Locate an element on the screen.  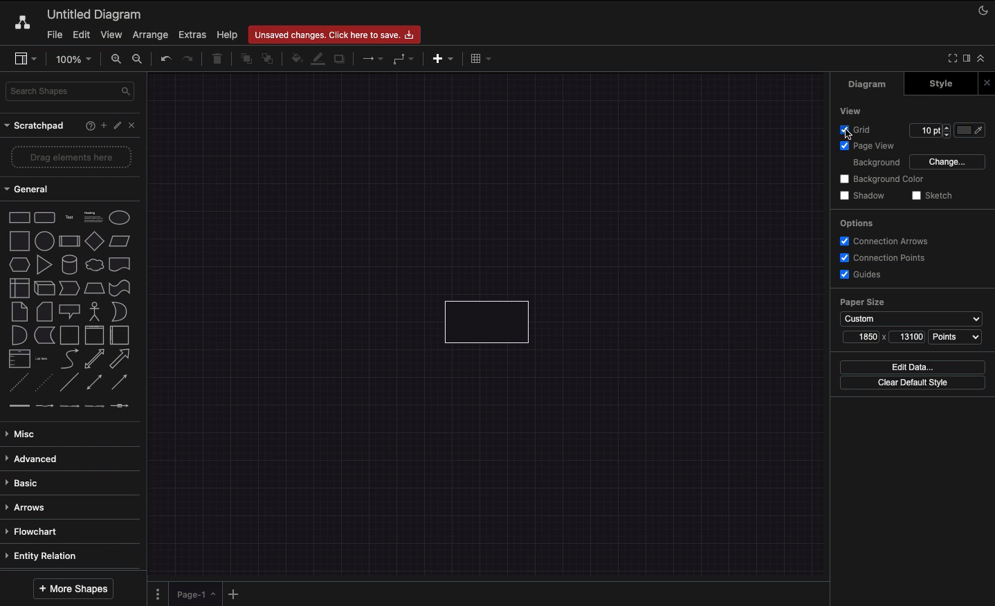
Diagram is located at coordinates (98, 12).